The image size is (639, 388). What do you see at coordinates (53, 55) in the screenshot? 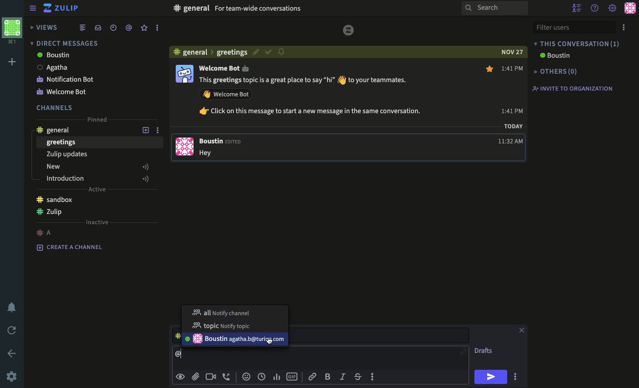
I see `boustin` at bounding box center [53, 55].